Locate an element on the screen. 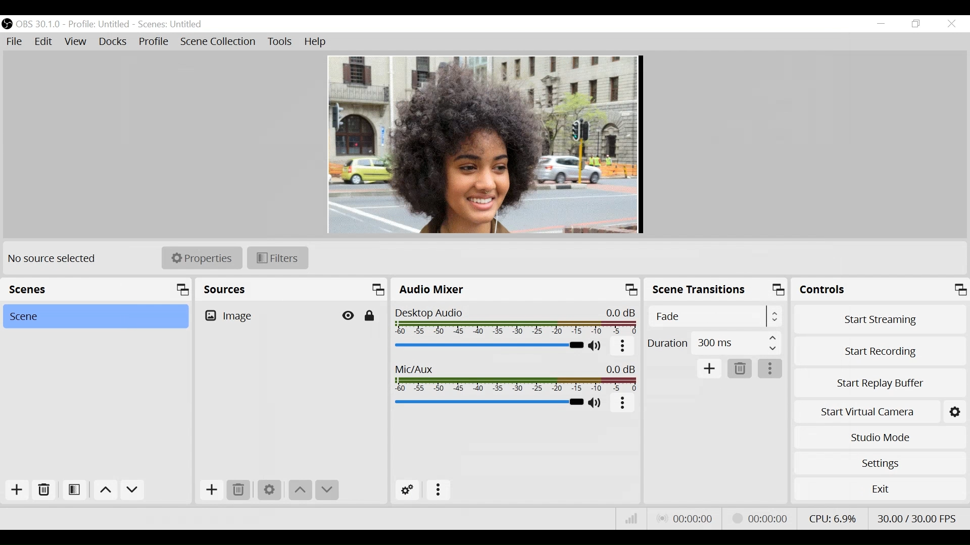 The width and height of the screenshot is (970, 545). Settings is located at coordinates (880, 463).